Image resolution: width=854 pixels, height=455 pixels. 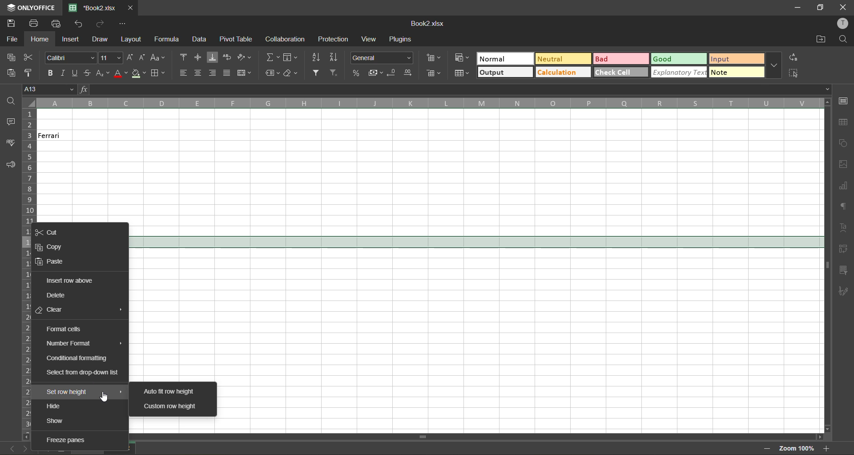 What do you see at coordinates (433, 74) in the screenshot?
I see `delete cells` at bounding box center [433, 74].